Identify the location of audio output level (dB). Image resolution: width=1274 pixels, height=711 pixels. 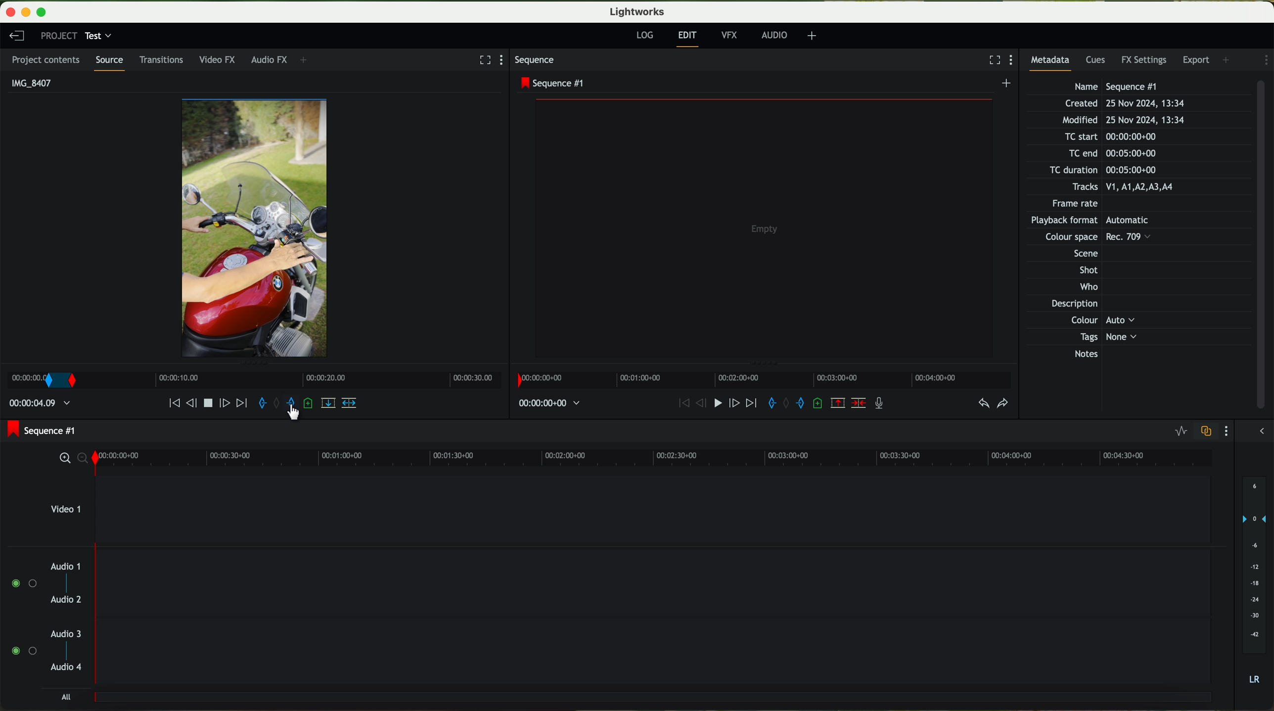
(1252, 579).